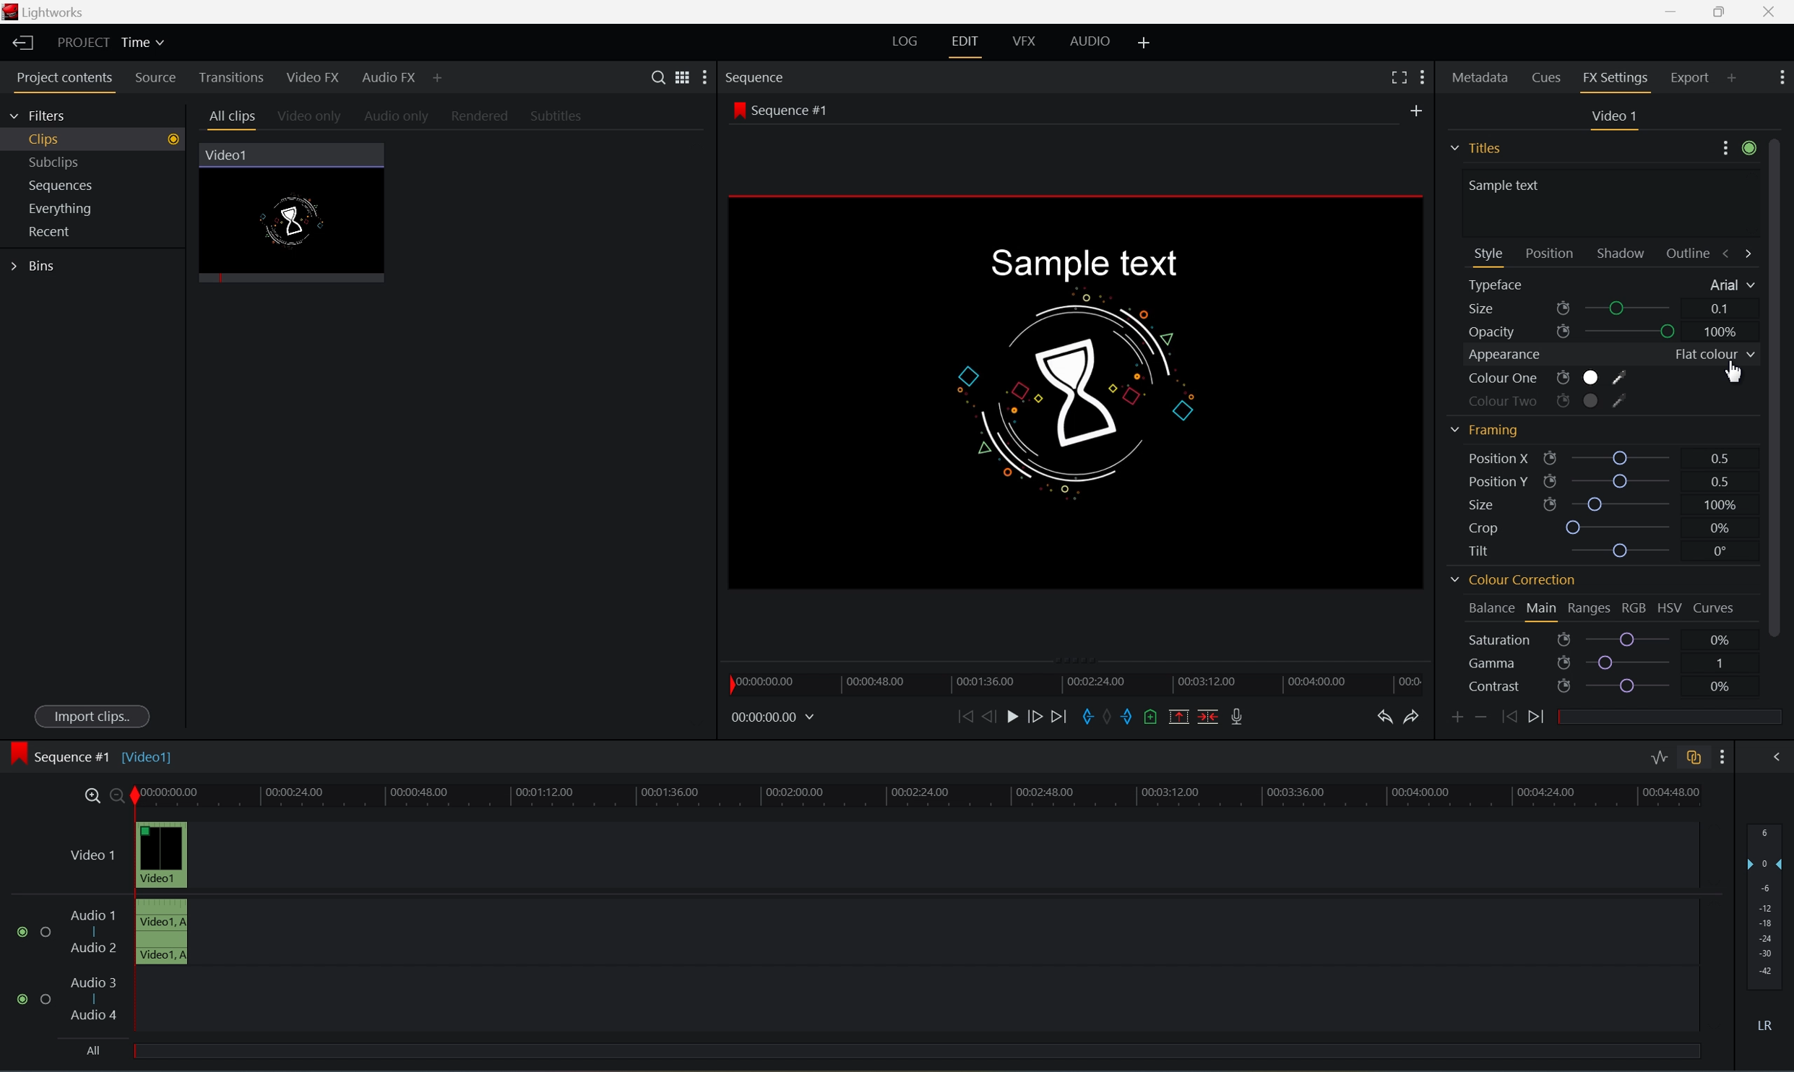 Image resolution: width=1794 pixels, height=1072 pixels. What do you see at coordinates (1241, 716) in the screenshot?
I see `record a voice-over` at bounding box center [1241, 716].